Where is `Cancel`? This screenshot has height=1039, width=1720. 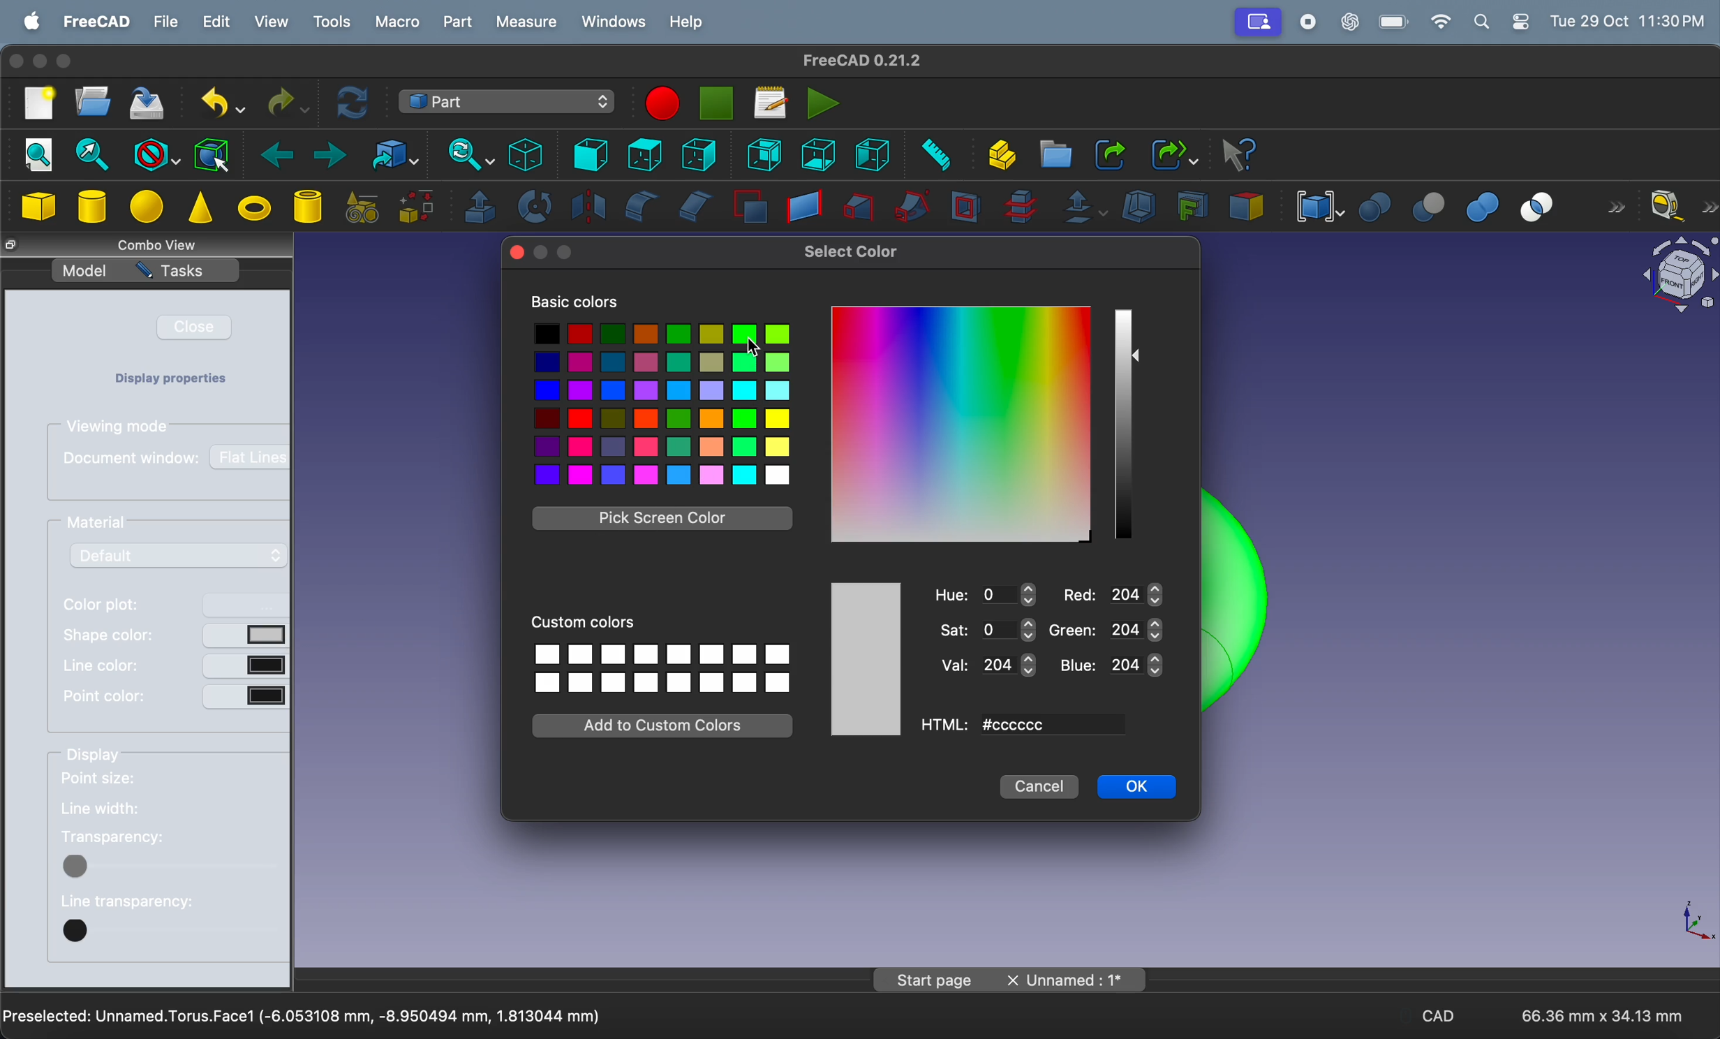 Cancel is located at coordinates (1045, 787).